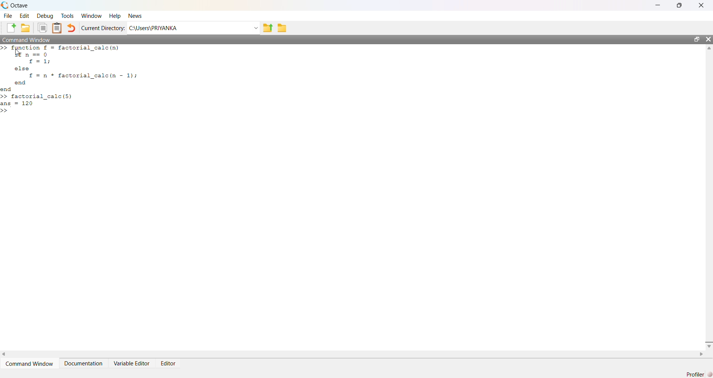 The width and height of the screenshot is (713, 378). What do you see at coordinates (283, 28) in the screenshot?
I see `folder` at bounding box center [283, 28].